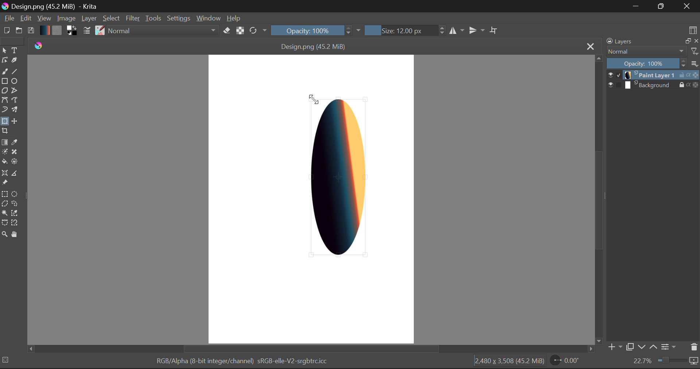  What do you see at coordinates (589, 46) in the screenshot?
I see `Close` at bounding box center [589, 46].